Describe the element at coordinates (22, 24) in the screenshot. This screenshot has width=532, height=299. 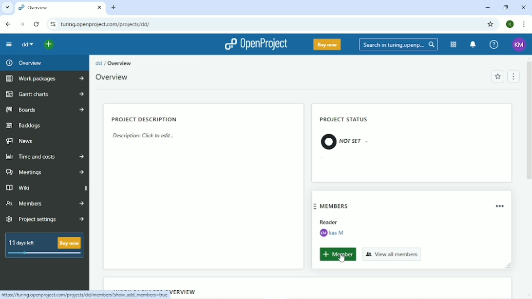
I see `Forward` at that location.